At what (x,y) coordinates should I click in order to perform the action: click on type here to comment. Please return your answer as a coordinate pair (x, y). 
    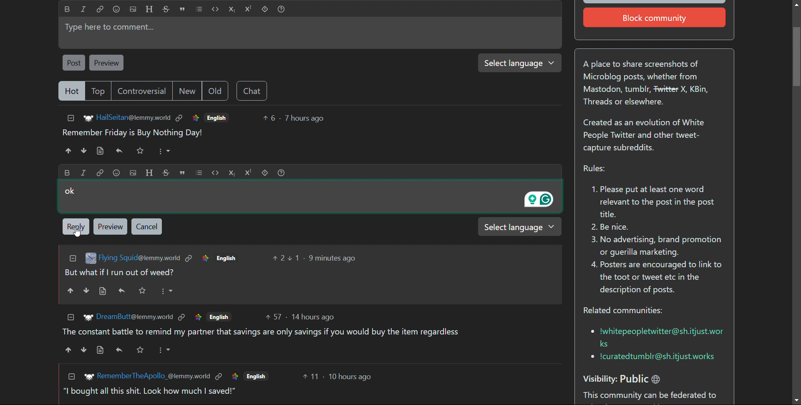
    Looking at the image, I should click on (308, 33).